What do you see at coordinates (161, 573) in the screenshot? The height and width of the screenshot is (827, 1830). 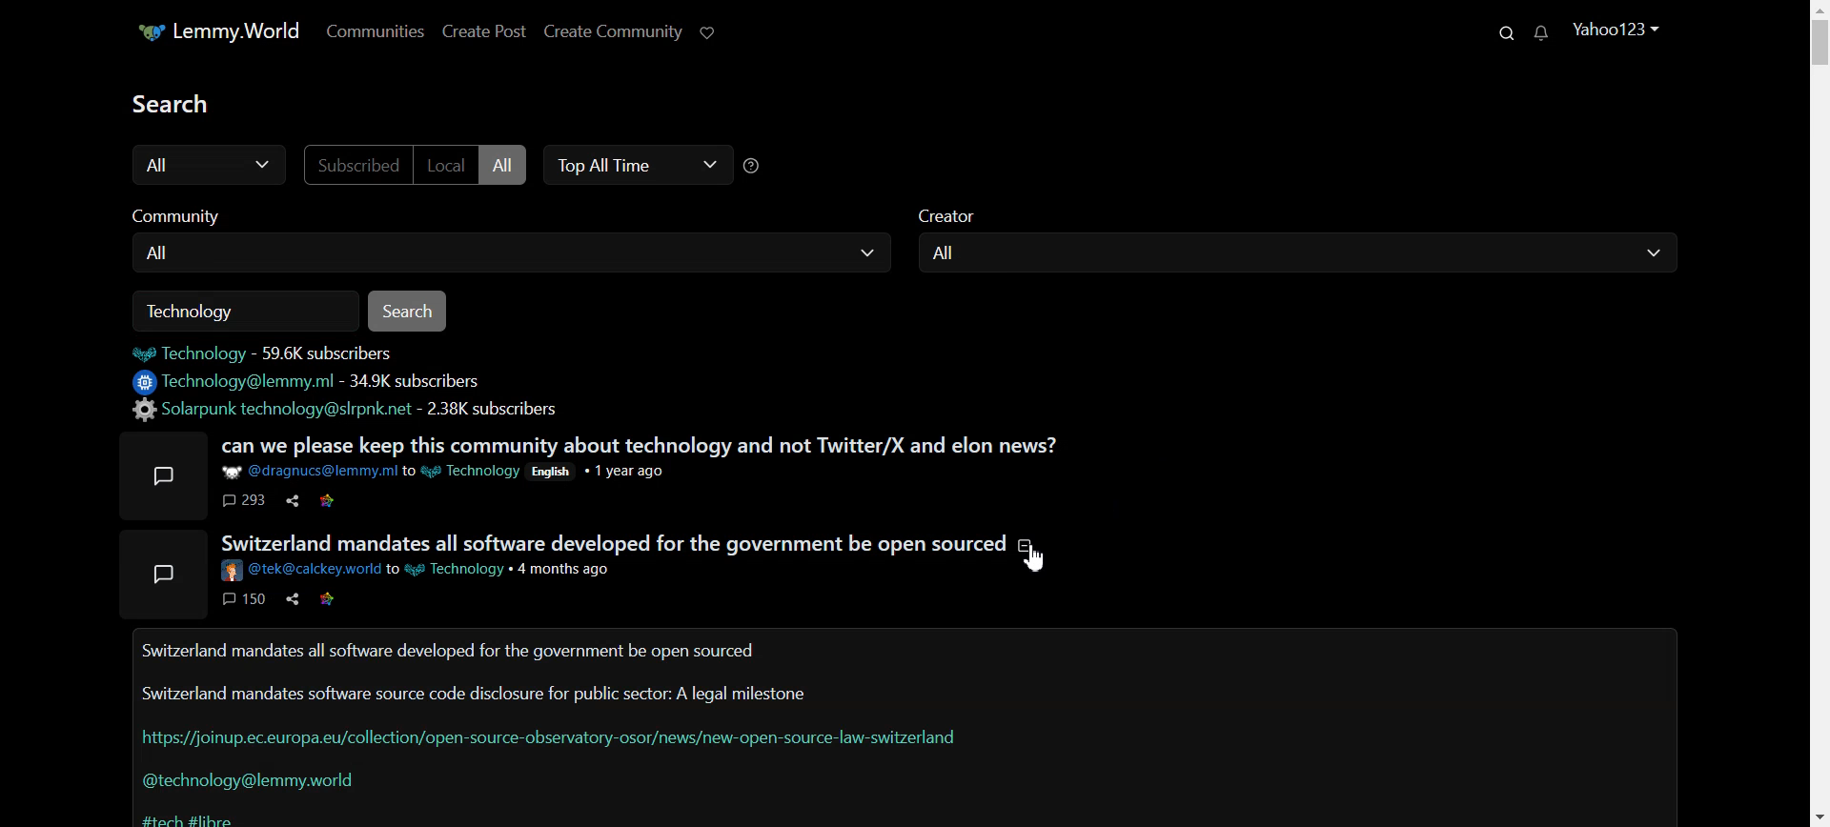 I see `post` at bounding box center [161, 573].